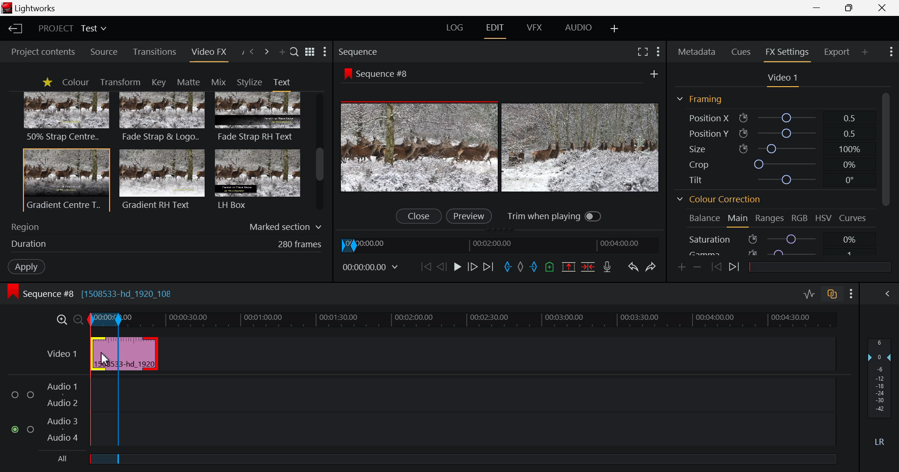 The width and height of the screenshot is (899, 472). Describe the element at coordinates (607, 268) in the screenshot. I see `Record voiceover` at that location.